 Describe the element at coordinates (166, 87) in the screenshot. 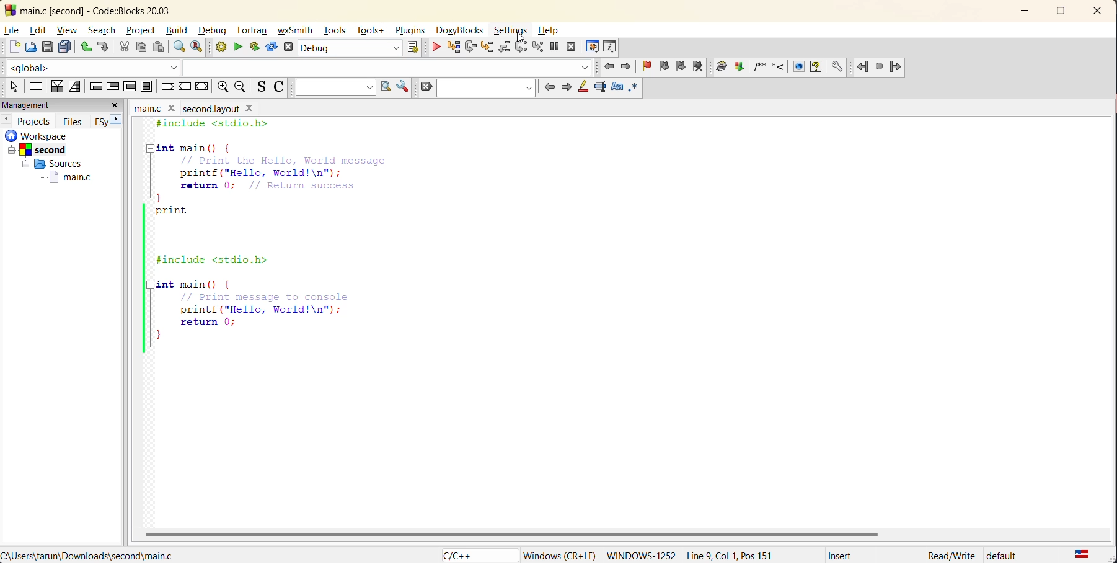

I see `break instruction` at that location.